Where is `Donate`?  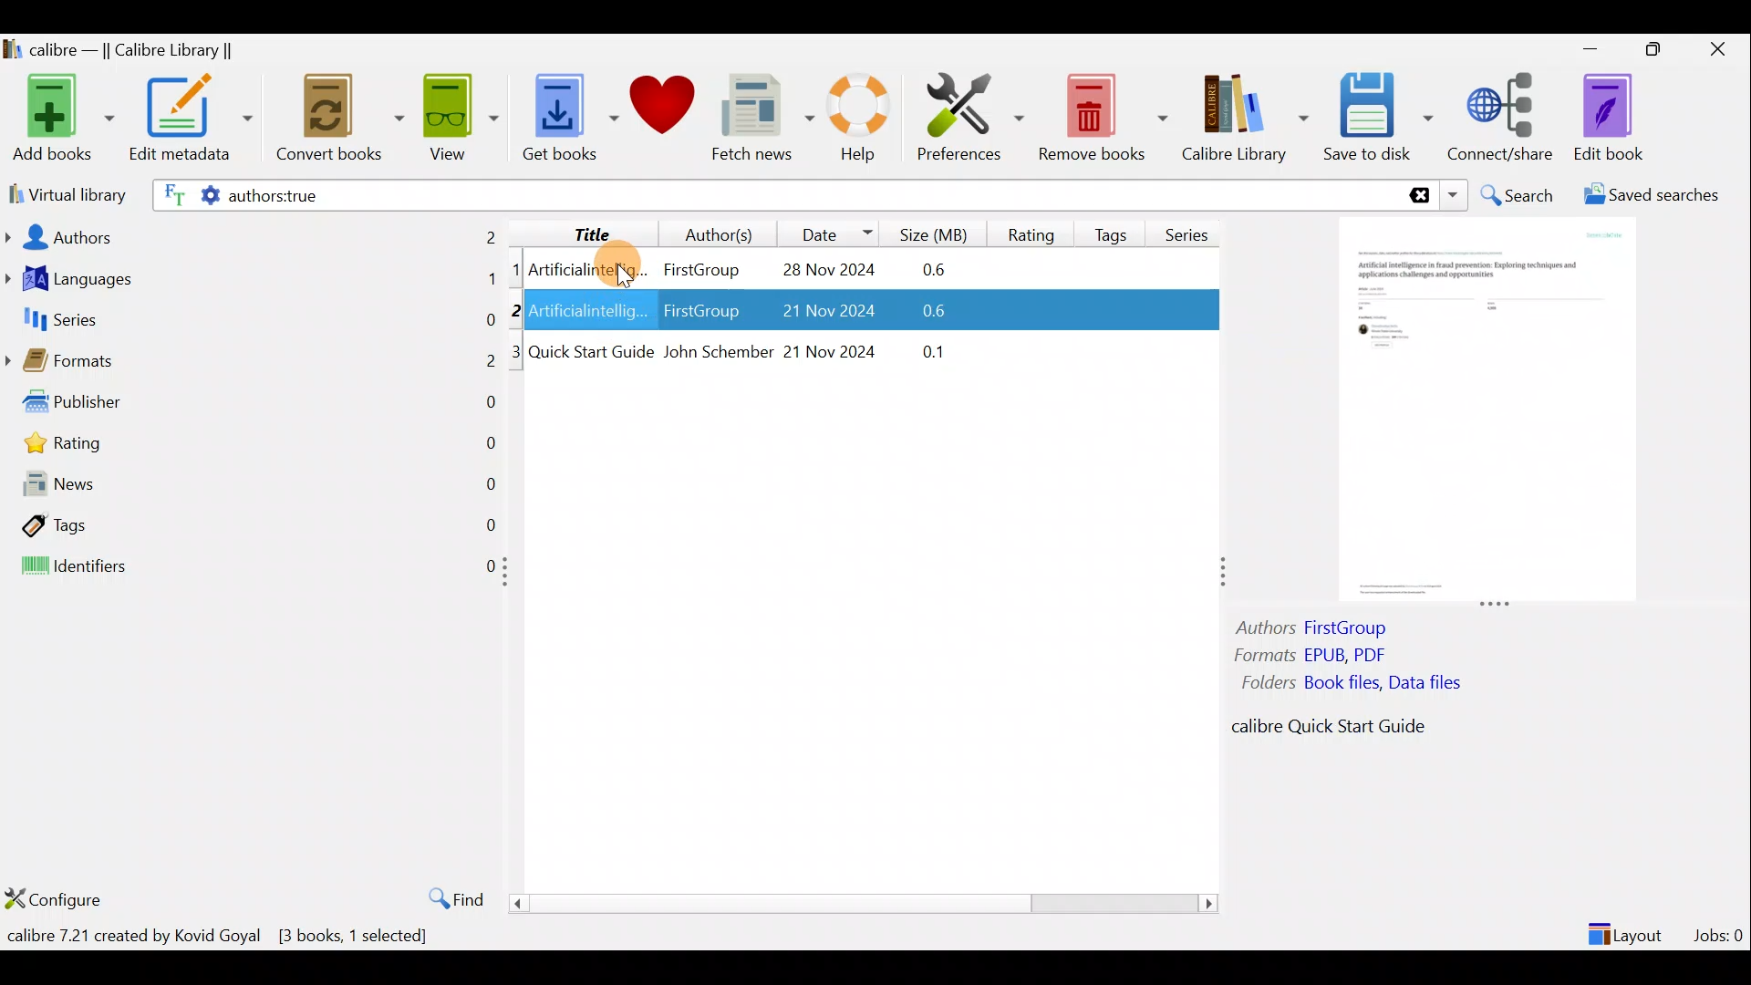
Donate is located at coordinates (663, 111).